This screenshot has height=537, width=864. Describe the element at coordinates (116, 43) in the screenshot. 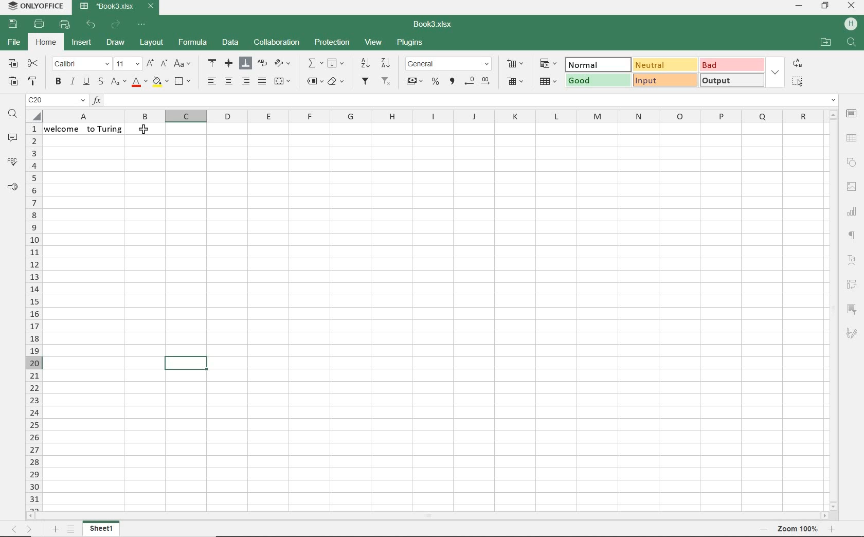

I see `draw` at that location.